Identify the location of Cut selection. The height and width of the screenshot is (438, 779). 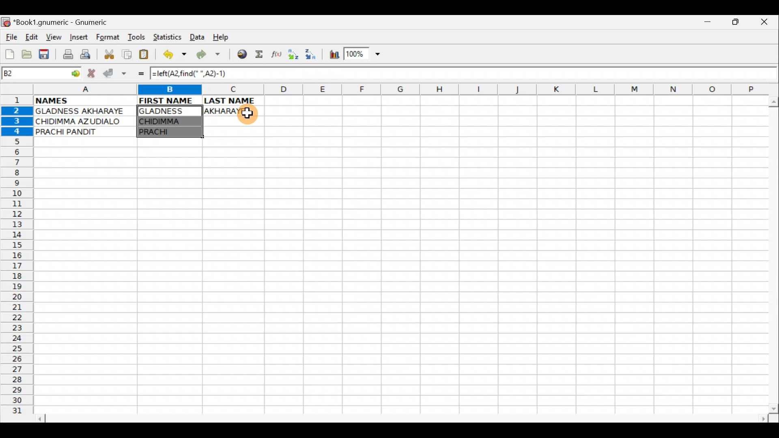
(109, 53).